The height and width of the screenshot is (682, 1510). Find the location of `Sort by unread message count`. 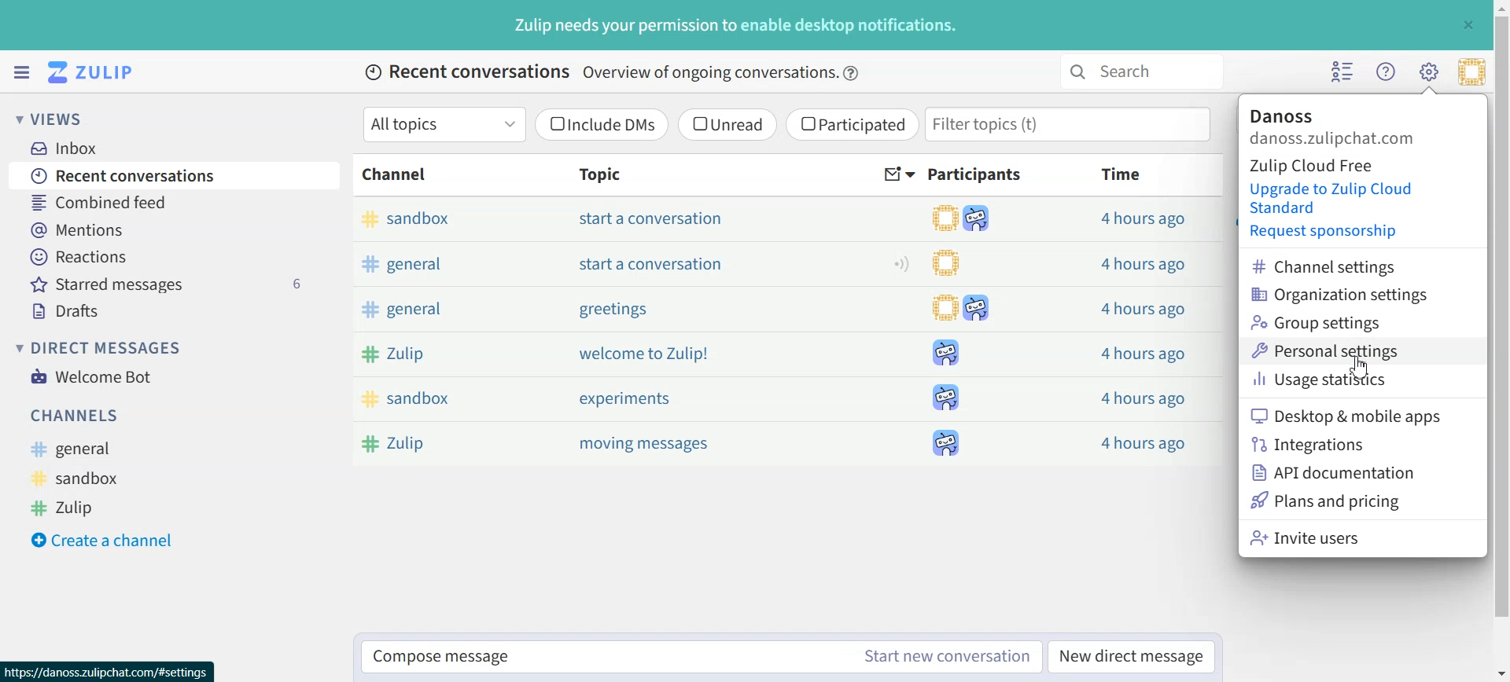

Sort by unread message count is located at coordinates (900, 175).